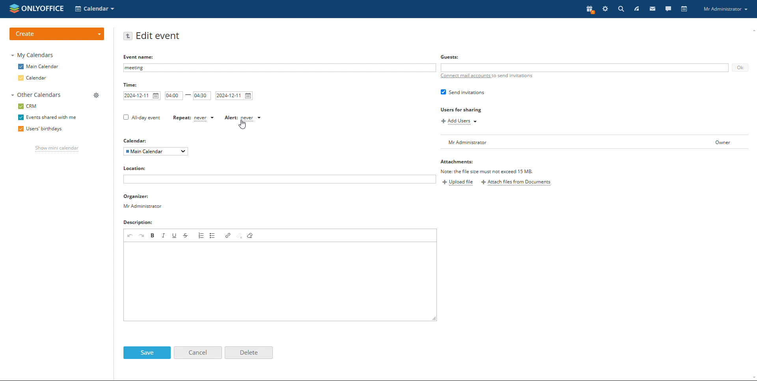  What do you see at coordinates (142, 235) in the screenshot?
I see `redo` at bounding box center [142, 235].